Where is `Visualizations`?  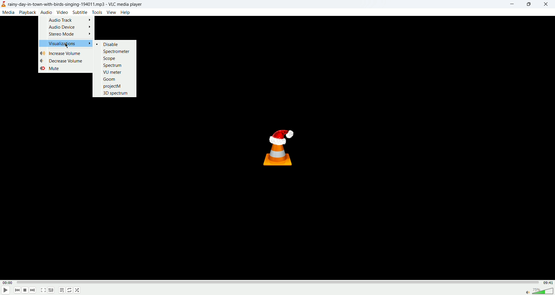 Visualizations is located at coordinates (68, 44).